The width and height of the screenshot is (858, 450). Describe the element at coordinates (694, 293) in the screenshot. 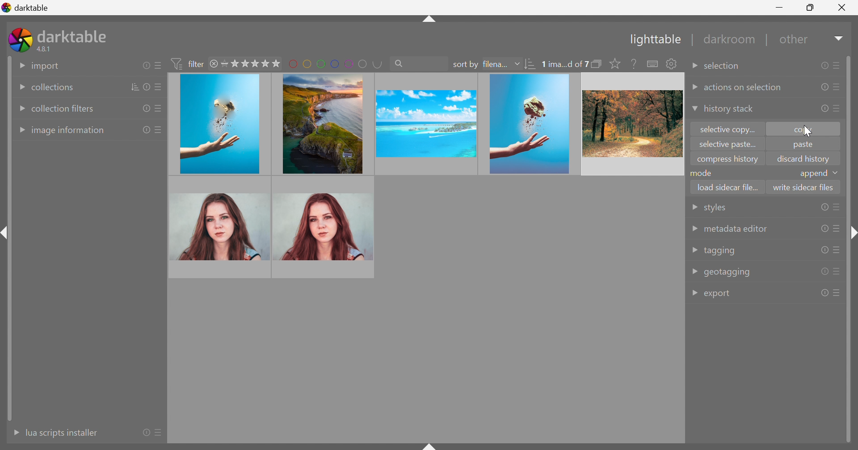

I see `Drop Down` at that location.